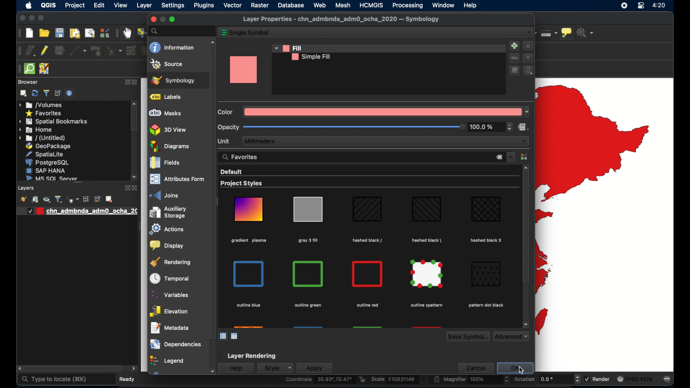 The width and height of the screenshot is (690, 388). I want to click on manage map theme, so click(46, 199).